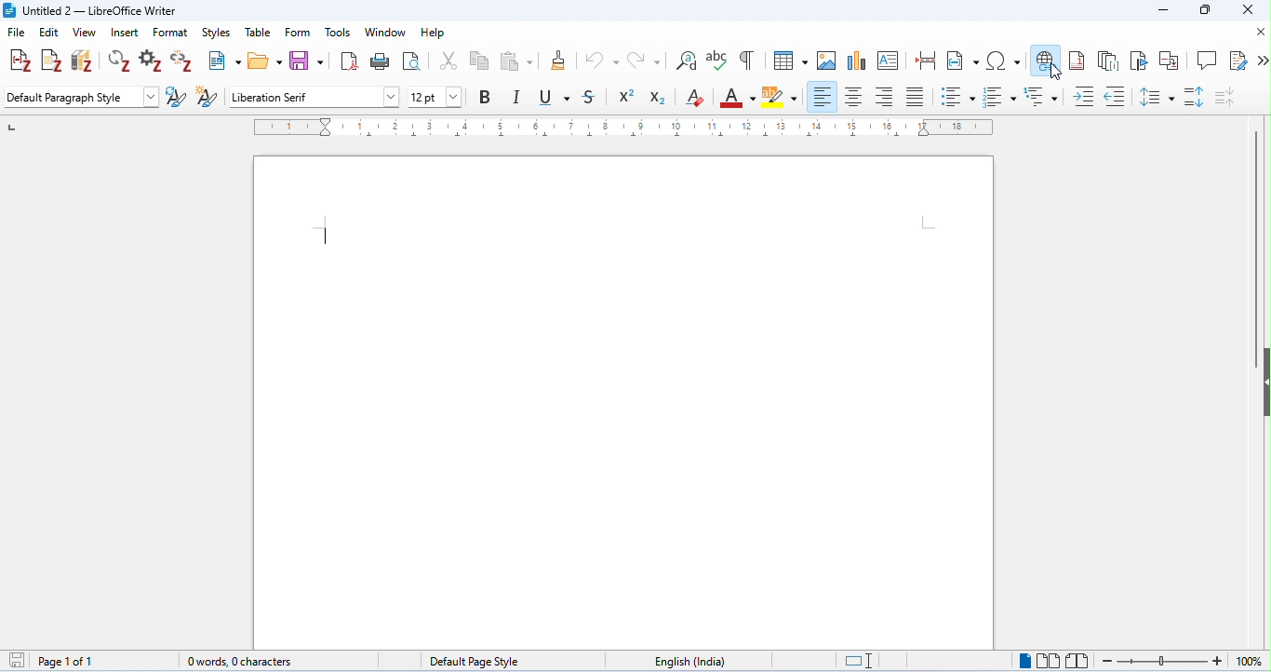 Image resolution: width=1271 pixels, height=672 pixels. I want to click on styles, so click(216, 33).